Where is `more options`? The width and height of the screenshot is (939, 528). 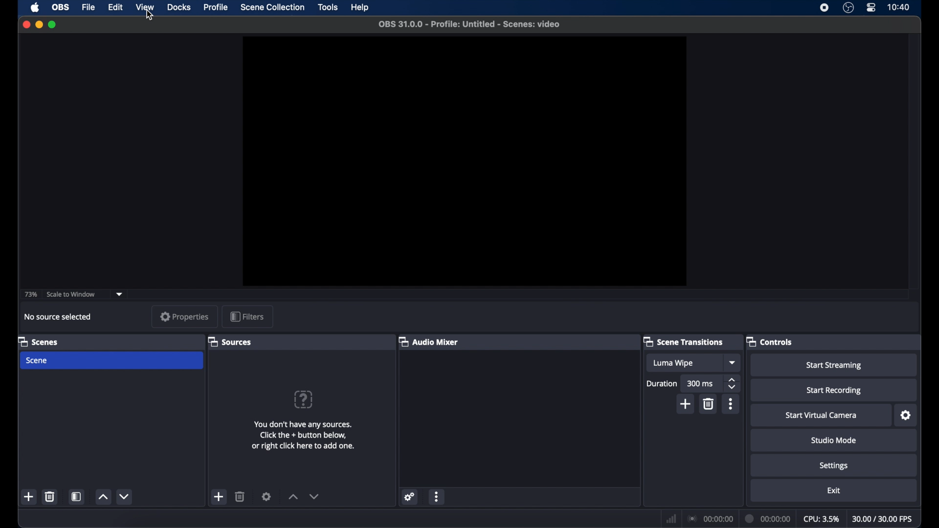
more options is located at coordinates (731, 404).